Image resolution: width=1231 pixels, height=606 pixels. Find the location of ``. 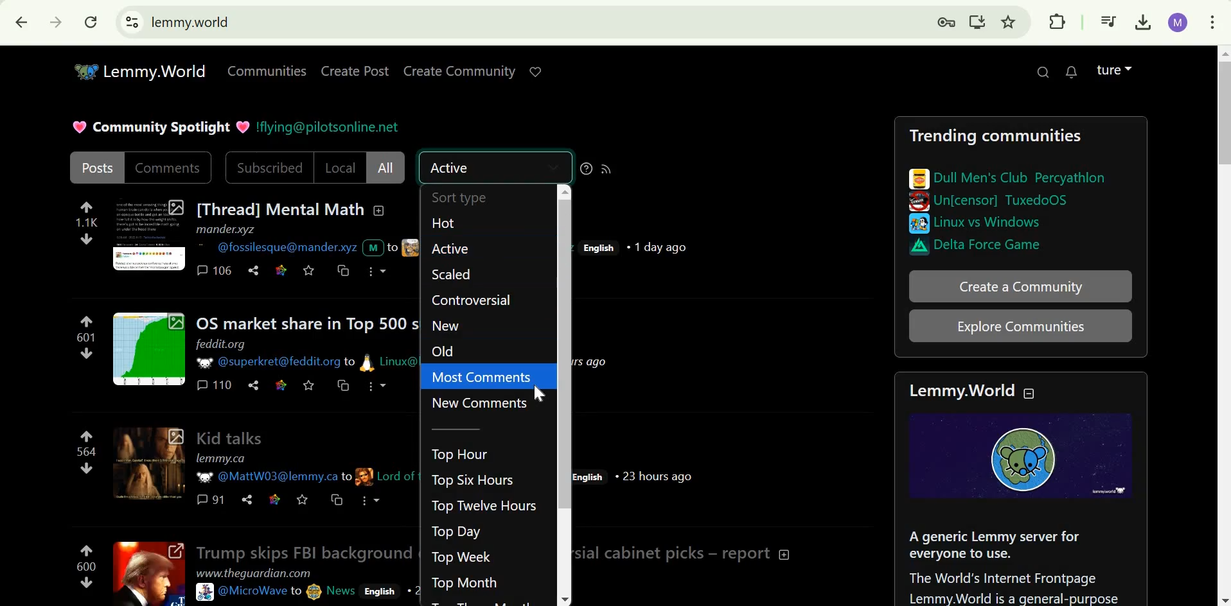

 is located at coordinates (380, 211).